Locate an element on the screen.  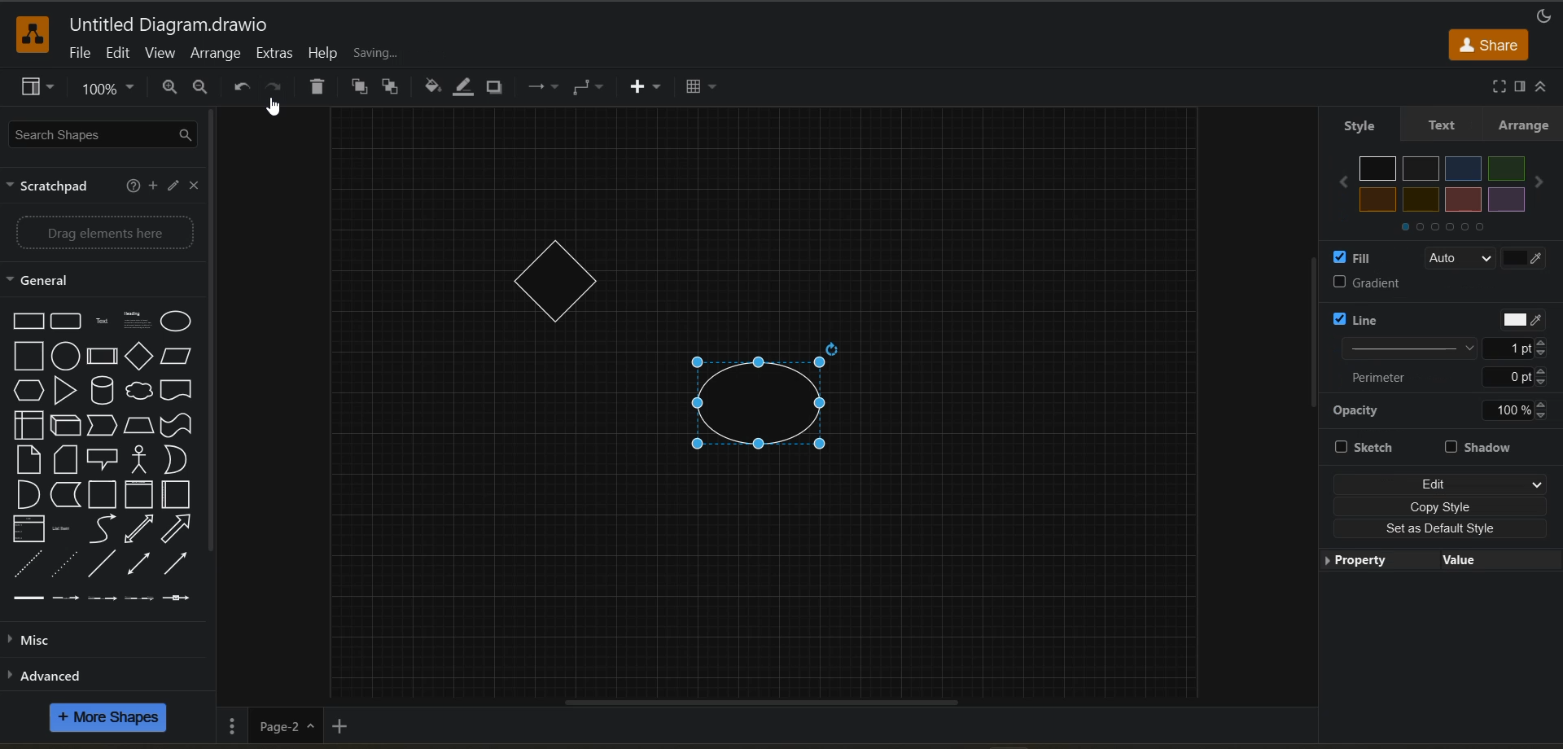
zoom is located at coordinates (111, 88).